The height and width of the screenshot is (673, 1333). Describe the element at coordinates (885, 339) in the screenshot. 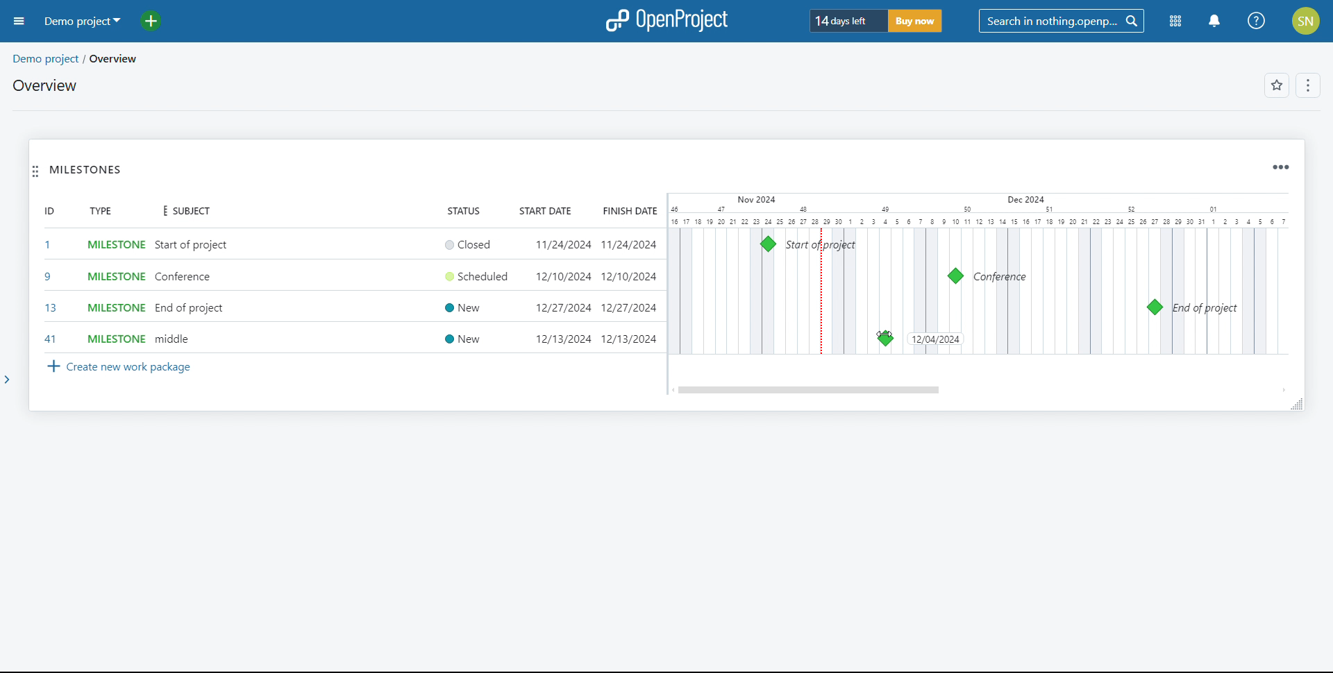

I see `milsetone moved` at that location.